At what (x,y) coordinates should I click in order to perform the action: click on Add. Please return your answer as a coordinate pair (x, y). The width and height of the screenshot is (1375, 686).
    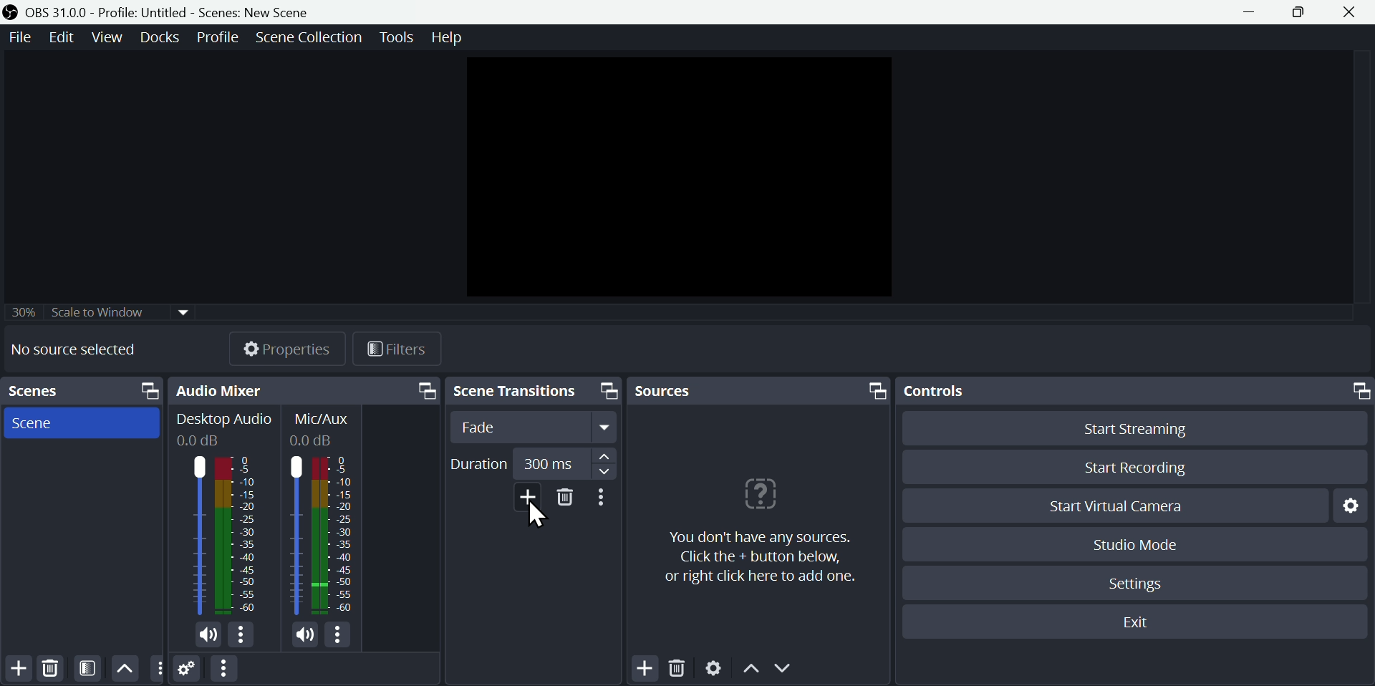
    Looking at the image, I should click on (19, 668).